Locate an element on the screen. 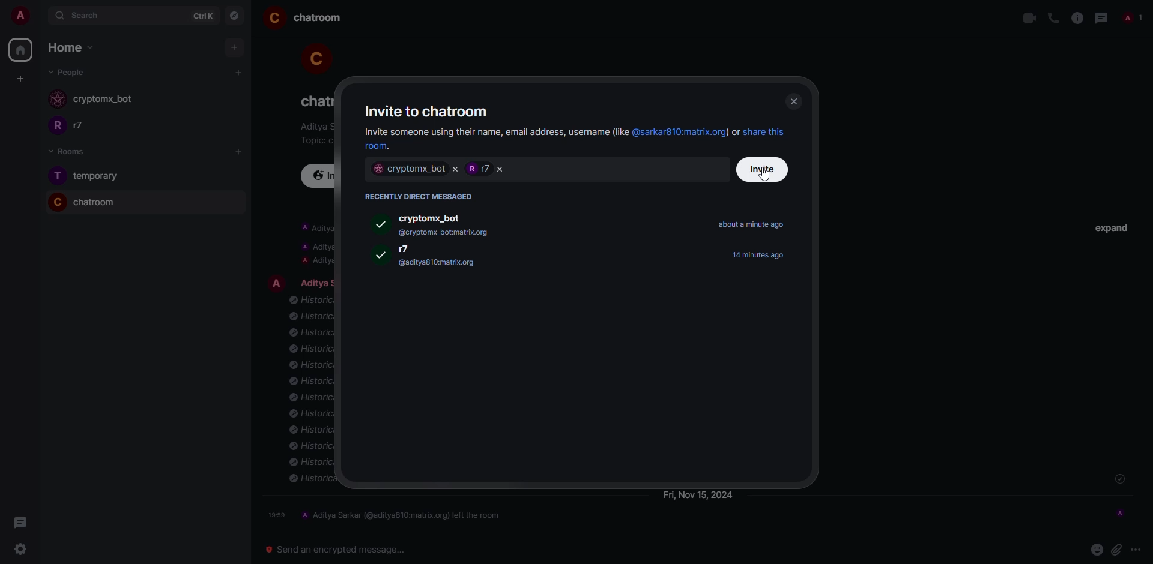  home is located at coordinates (65, 47).